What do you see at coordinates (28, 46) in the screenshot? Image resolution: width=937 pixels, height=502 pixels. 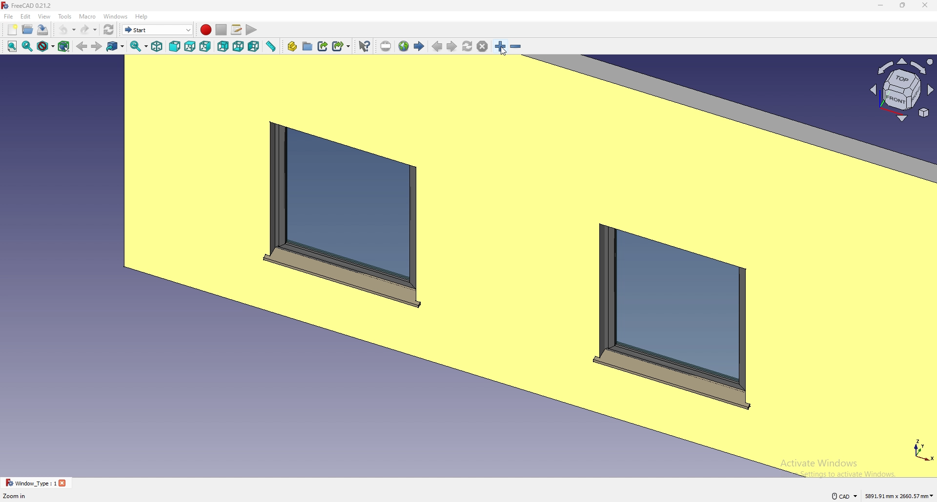 I see `fit selection` at bounding box center [28, 46].